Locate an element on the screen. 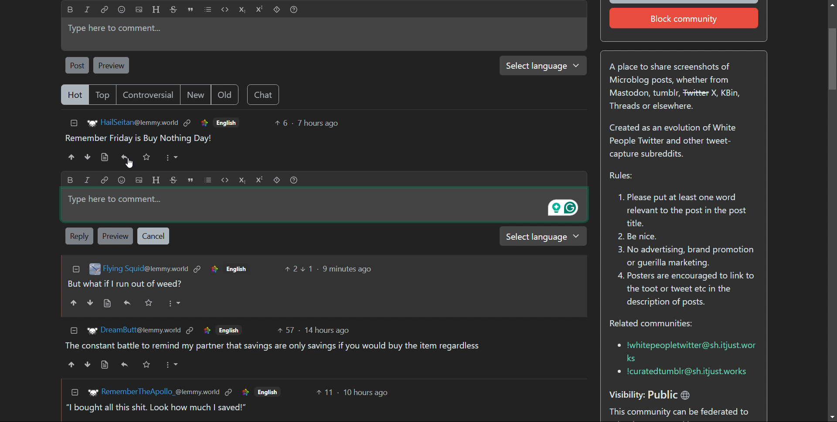 The width and height of the screenshot is (837, 422). reply is located at coordinates (122, 365).